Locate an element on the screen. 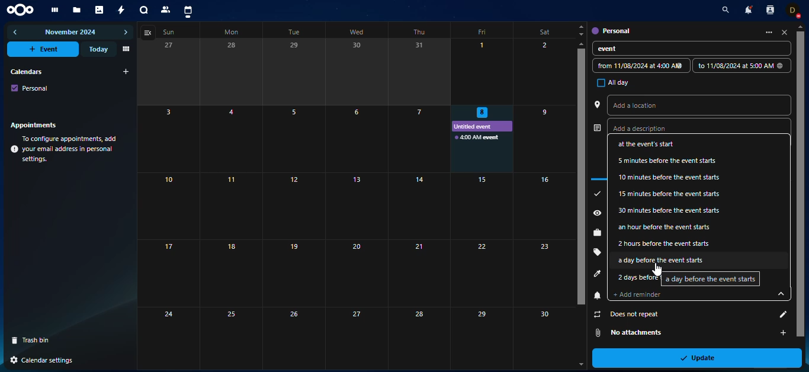 The width and height of the screenshot is (809, 372). 3 is located at coordinates (169, 139).